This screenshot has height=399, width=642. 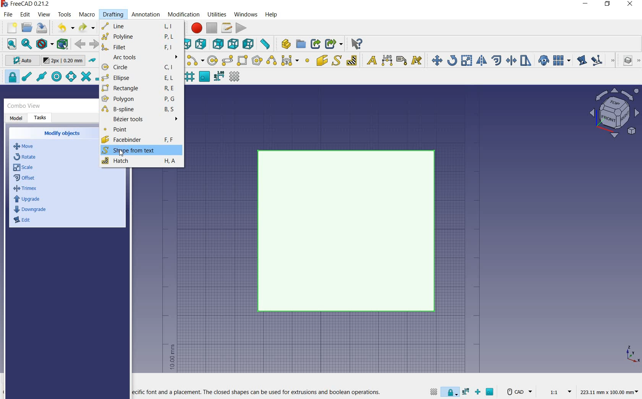 What do you see at coordinates (141, 68) in the screenshot?
I see `circle` at bounding box center [141, 68].